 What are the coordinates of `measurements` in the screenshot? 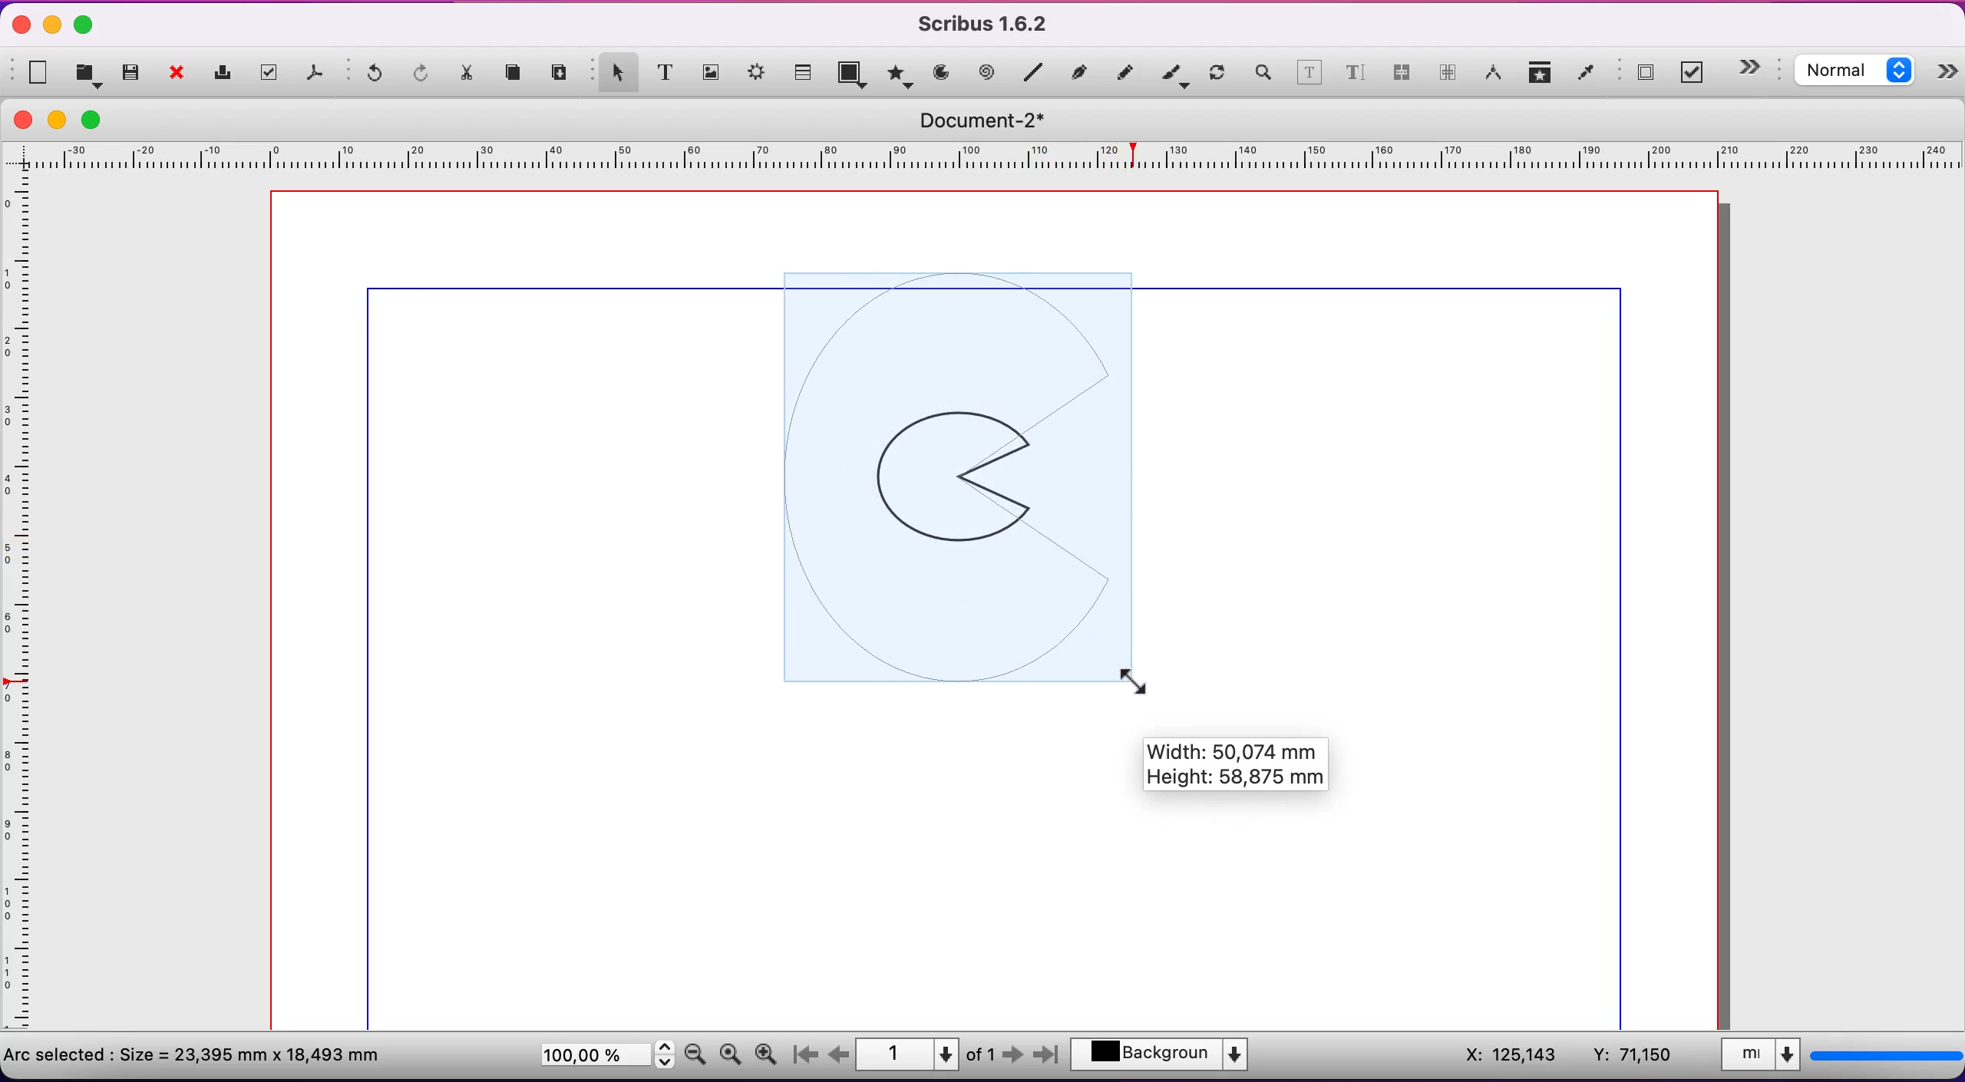 It's located at (1494, 74).